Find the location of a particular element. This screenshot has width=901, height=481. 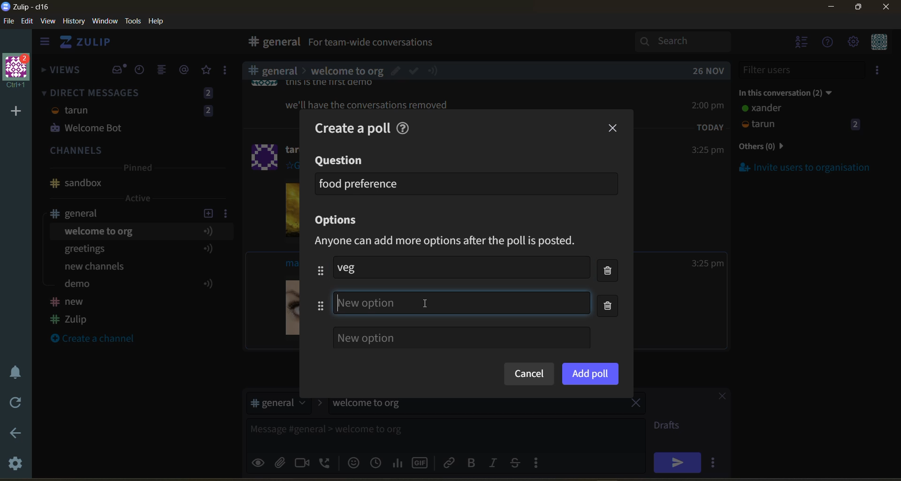

upload files is located at coordinates (283, 461).